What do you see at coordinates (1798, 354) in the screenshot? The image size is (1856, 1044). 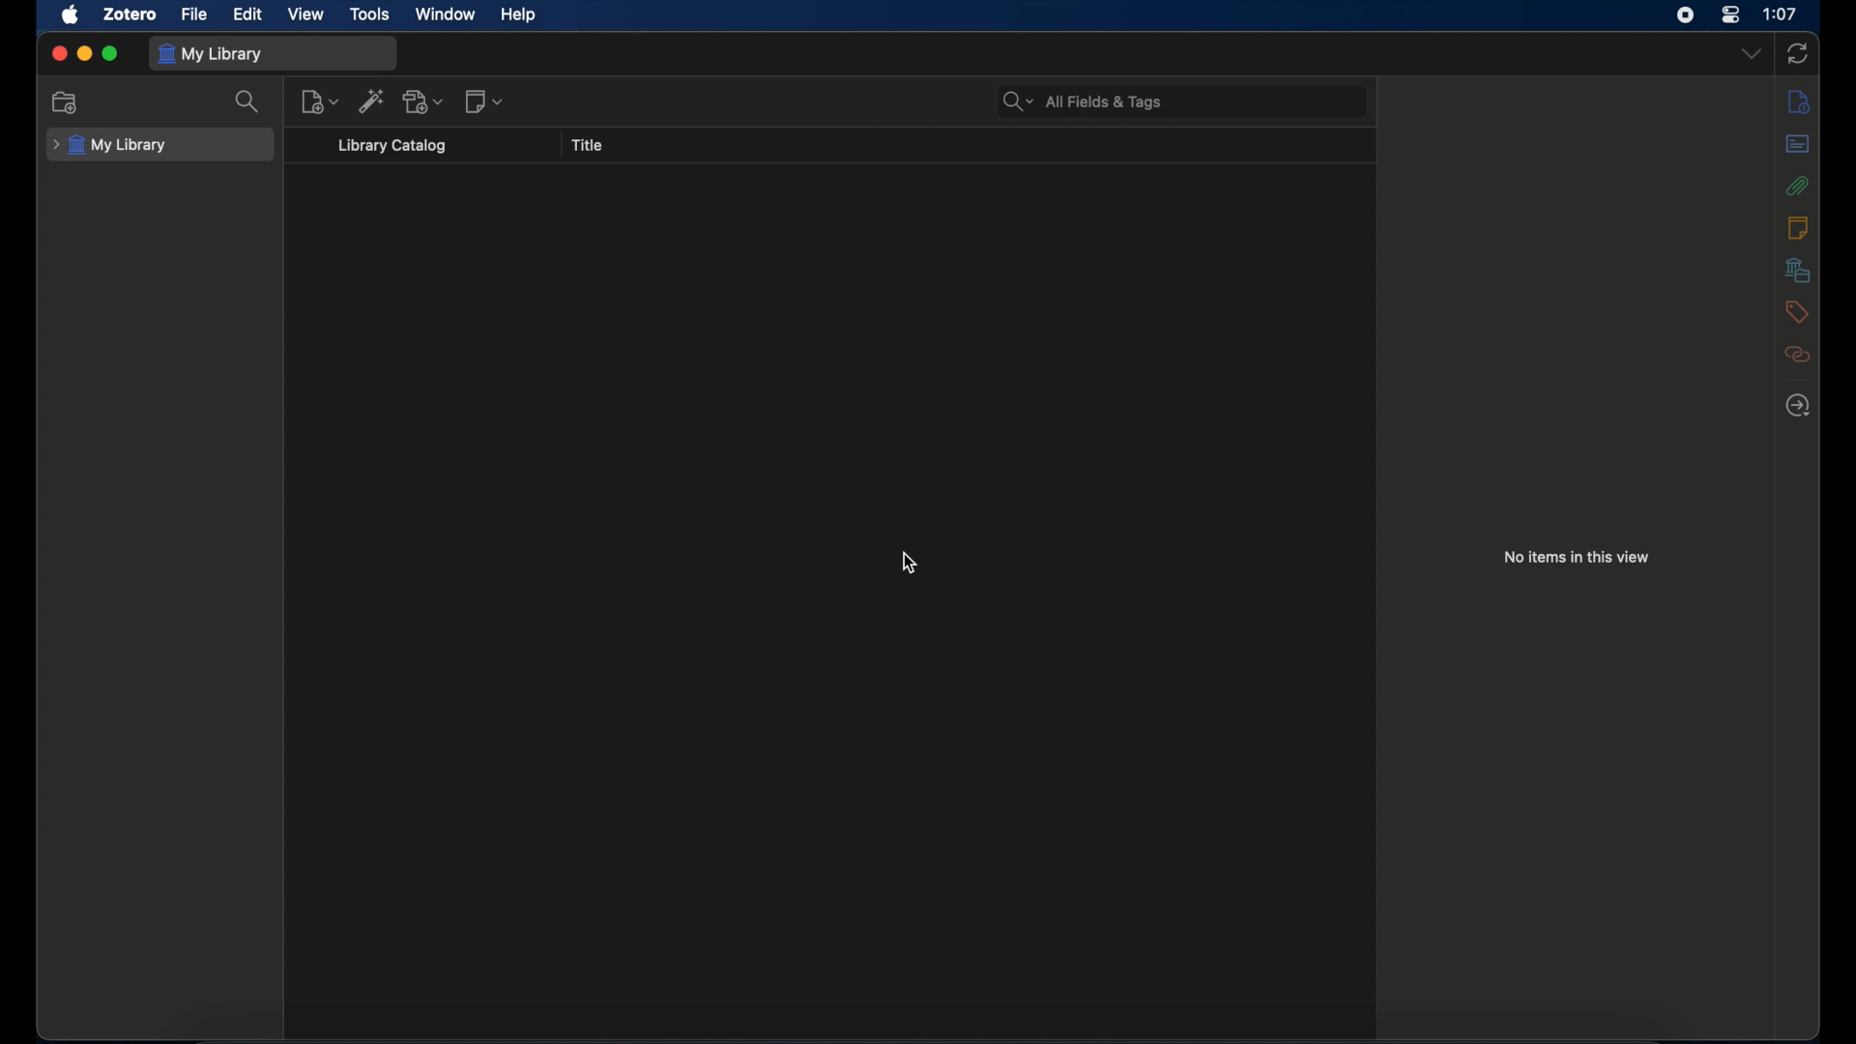 I see `related` at bounding box center [1798, 354].